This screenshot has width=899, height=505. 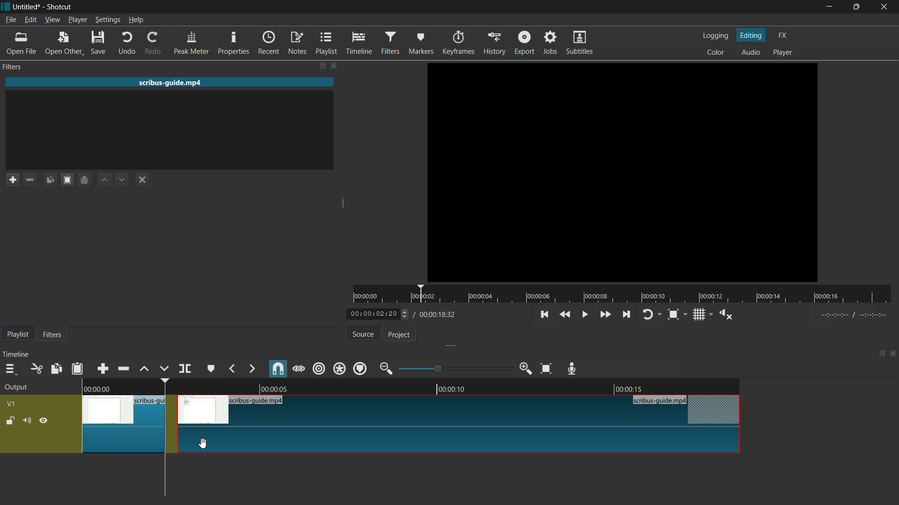 What do you see at coordinates (752, 35) in the screenshot?
I see `editing` at bounding box center [752, 35].